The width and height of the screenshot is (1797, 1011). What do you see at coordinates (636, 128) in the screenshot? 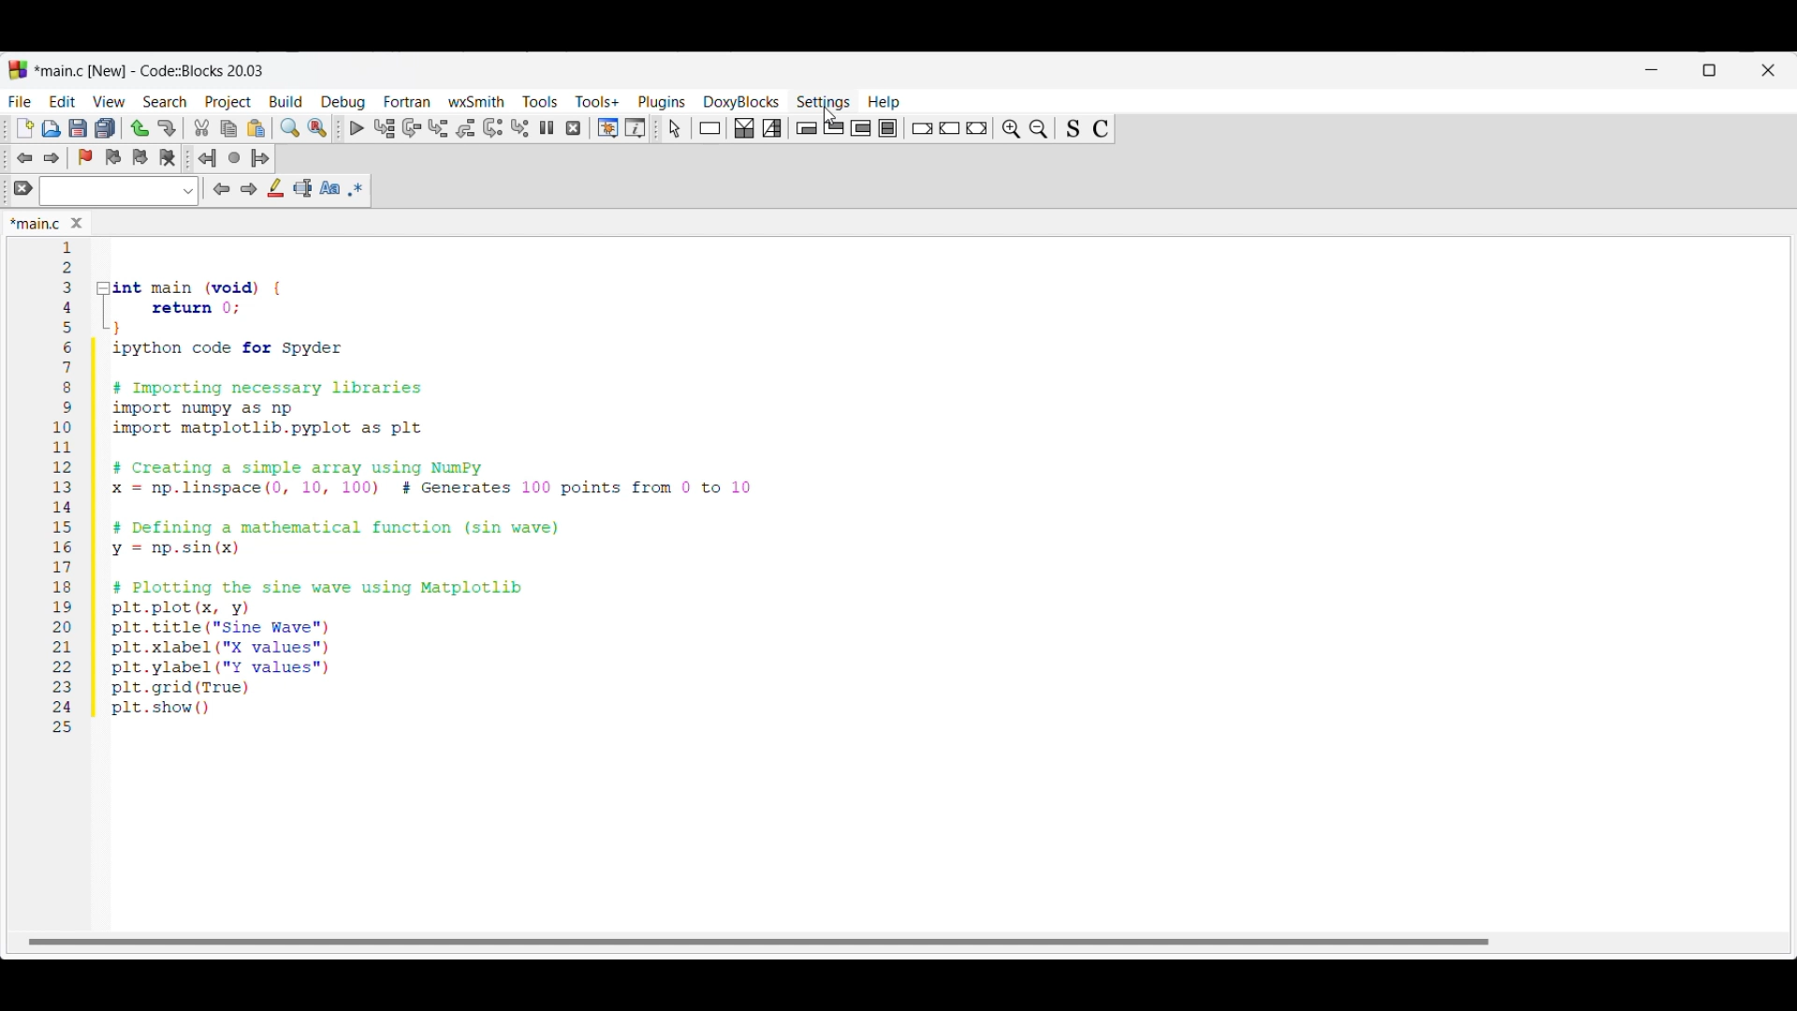
I see `Various info` at bounding box center [636, 128].